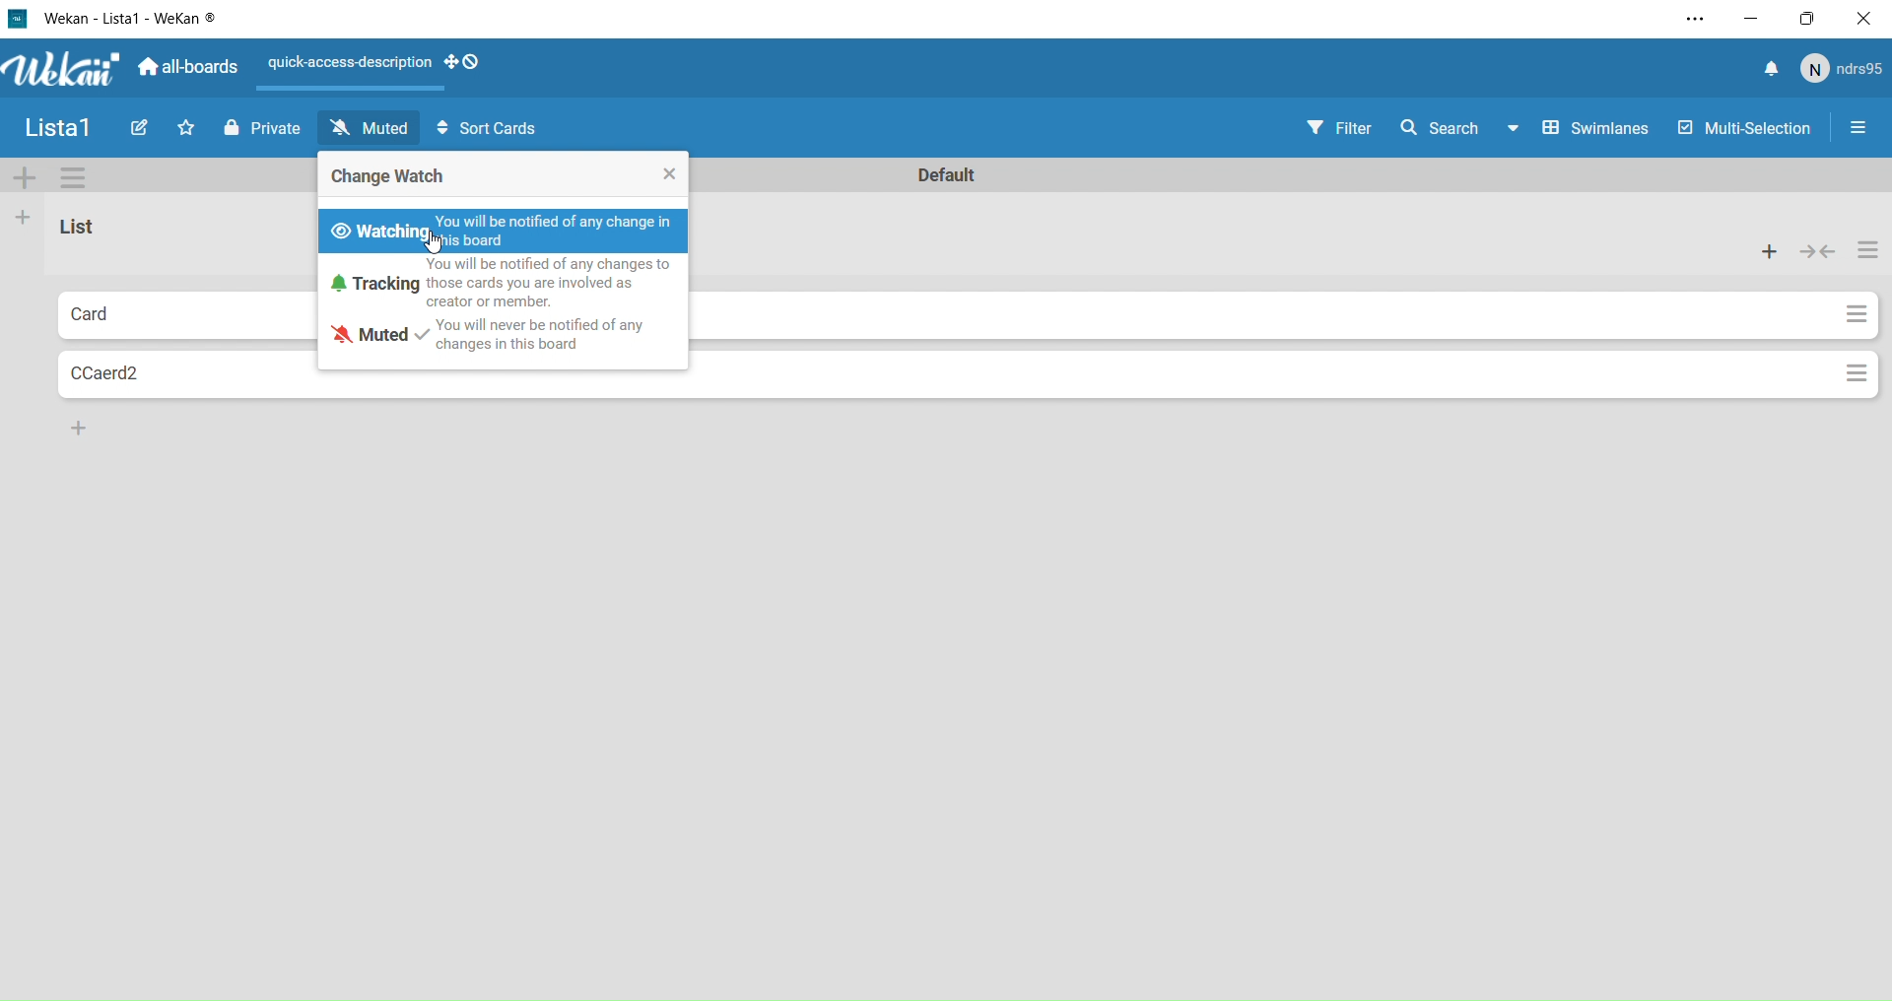 The width and height of the screenshot is (1892, 1001). Describe the element at coordinates (25, 177) in the screenshot. I see `More` at that location.